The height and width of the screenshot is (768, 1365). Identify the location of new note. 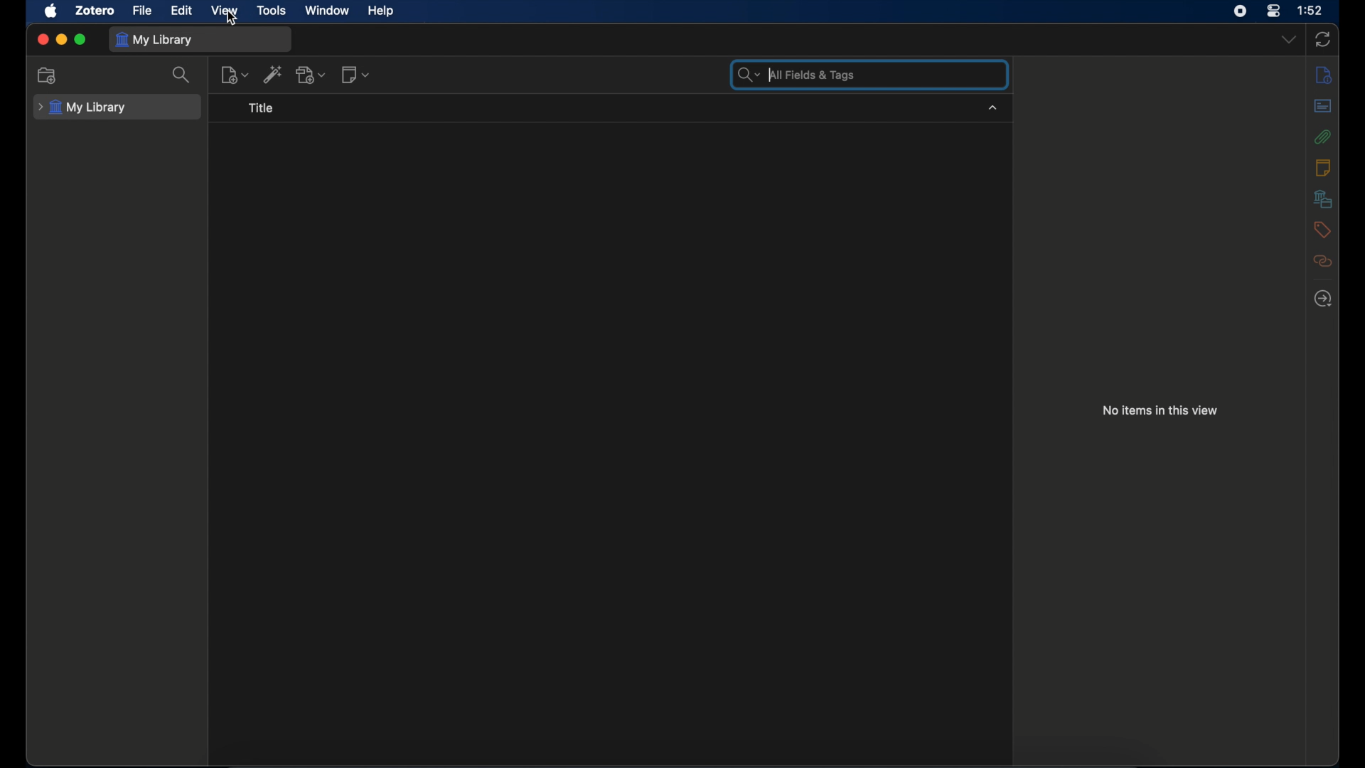
(357, 75).